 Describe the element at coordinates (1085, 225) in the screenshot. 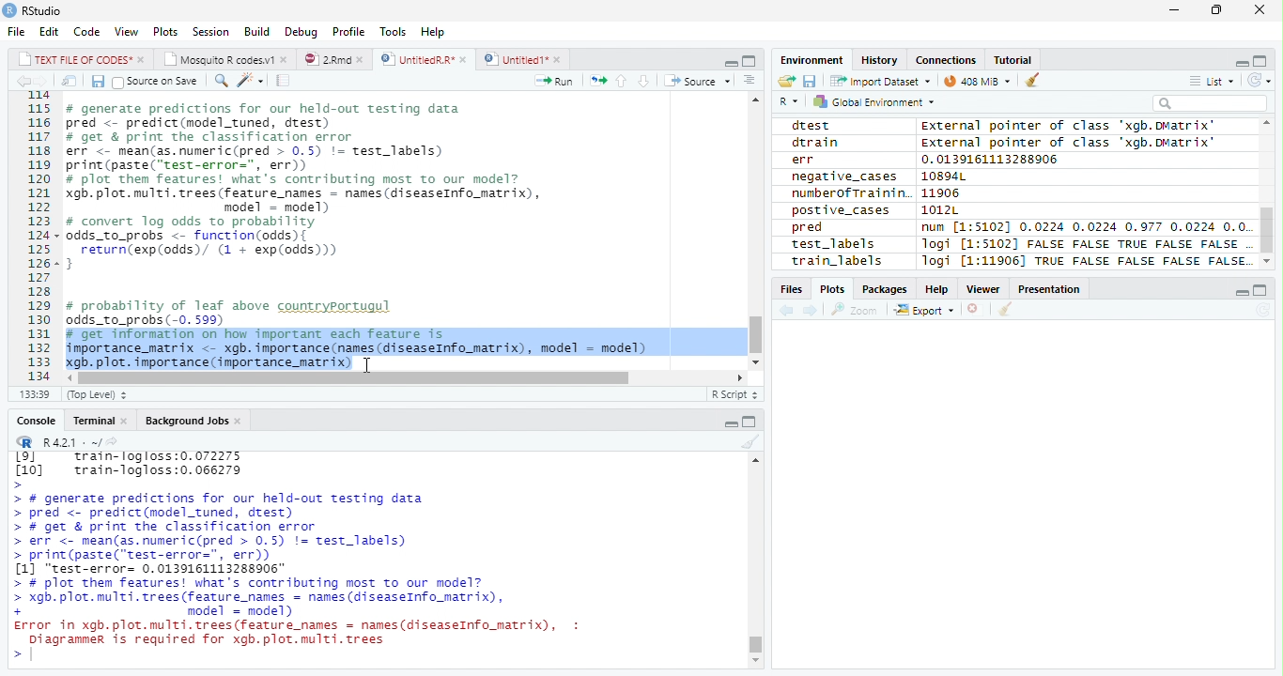

I see `num [1:51021 0.0224 0.0224 0.977 0.0224 0.0.` at that location.